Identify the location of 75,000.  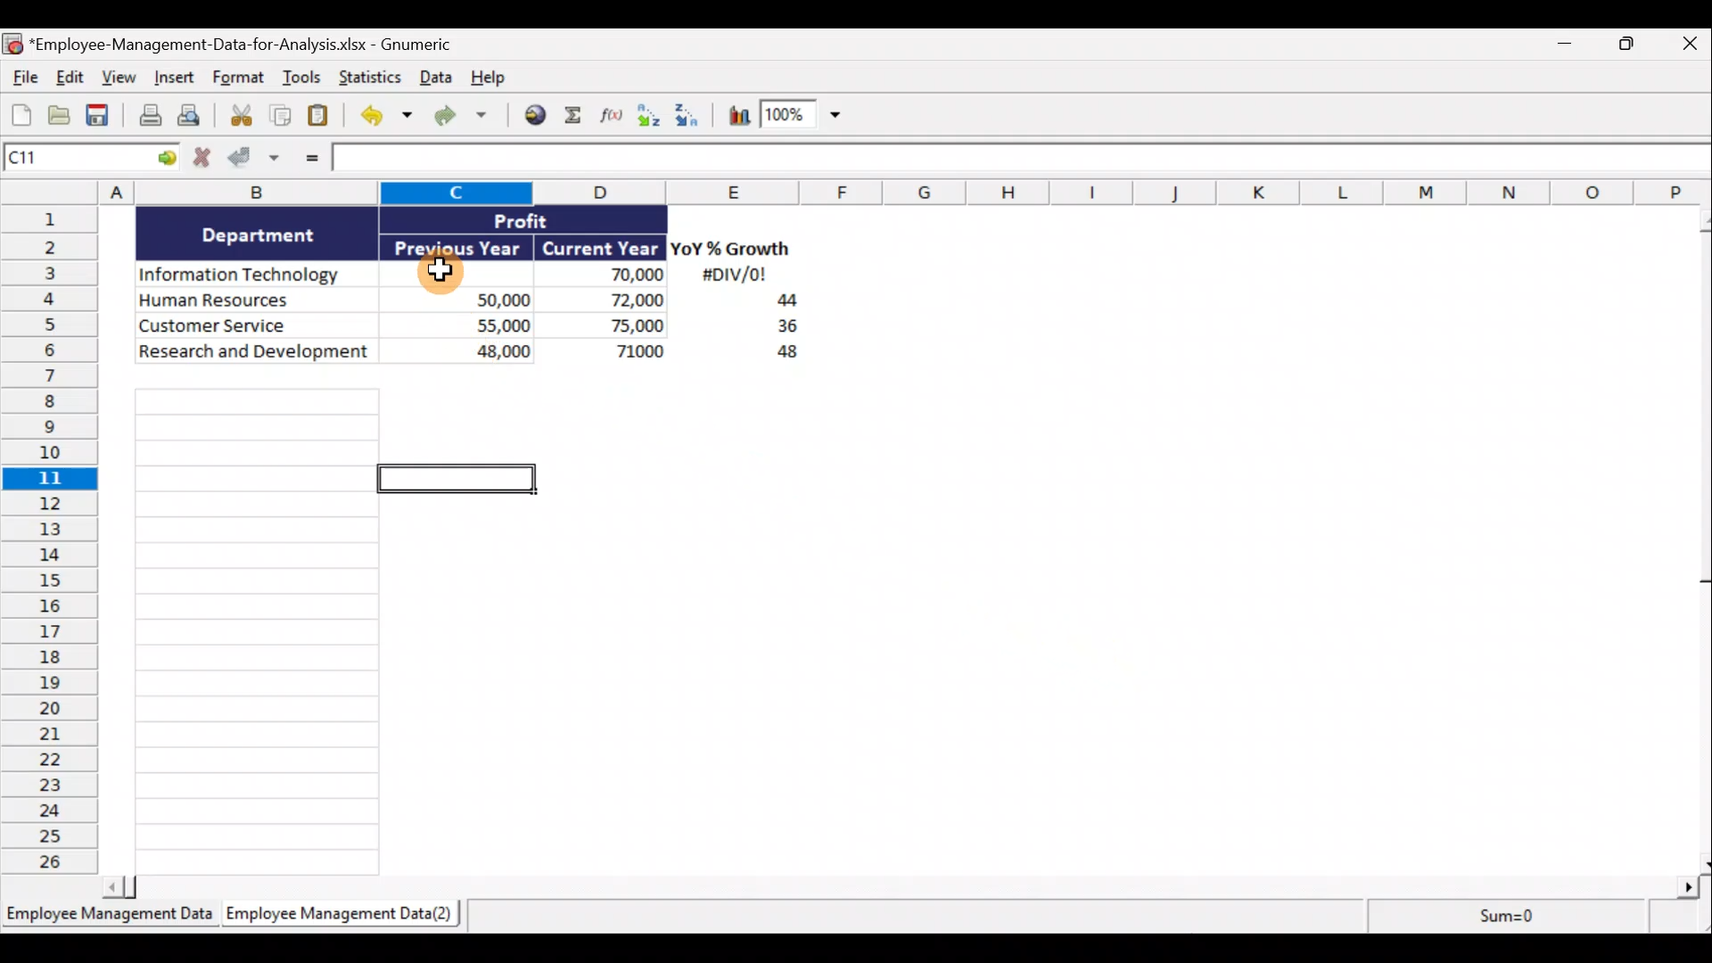
(611, 326).